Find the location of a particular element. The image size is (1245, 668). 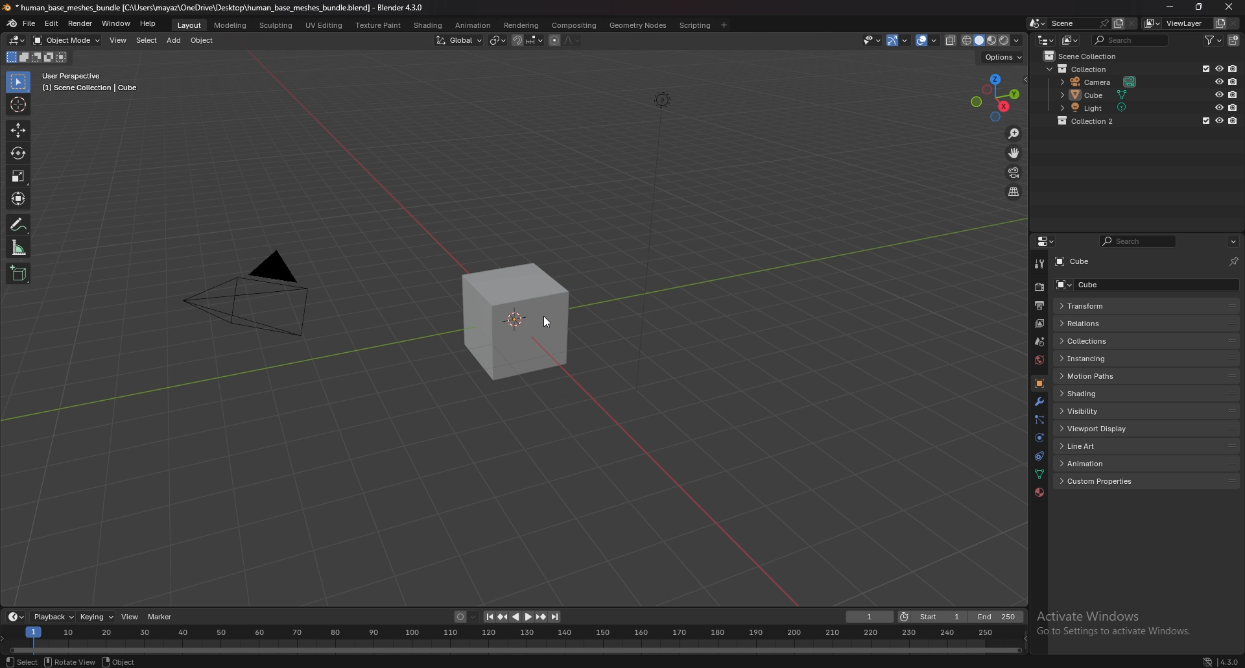

render is located at coordinates (81, 23).